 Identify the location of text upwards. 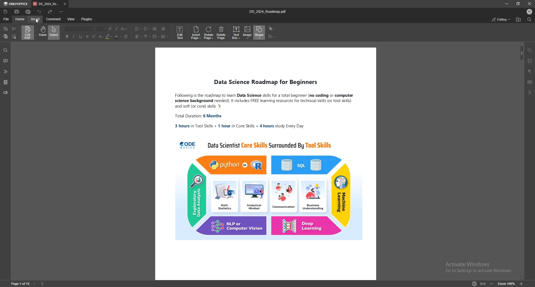
(147, 36).